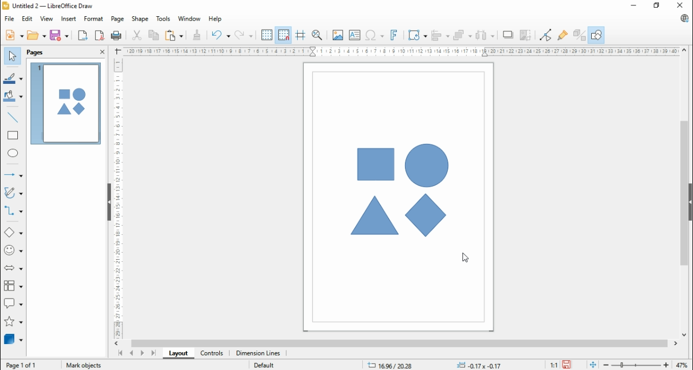 The height and width of the screenshot is (370, 693). I want to click on symbol shapes, so click(15, 250).